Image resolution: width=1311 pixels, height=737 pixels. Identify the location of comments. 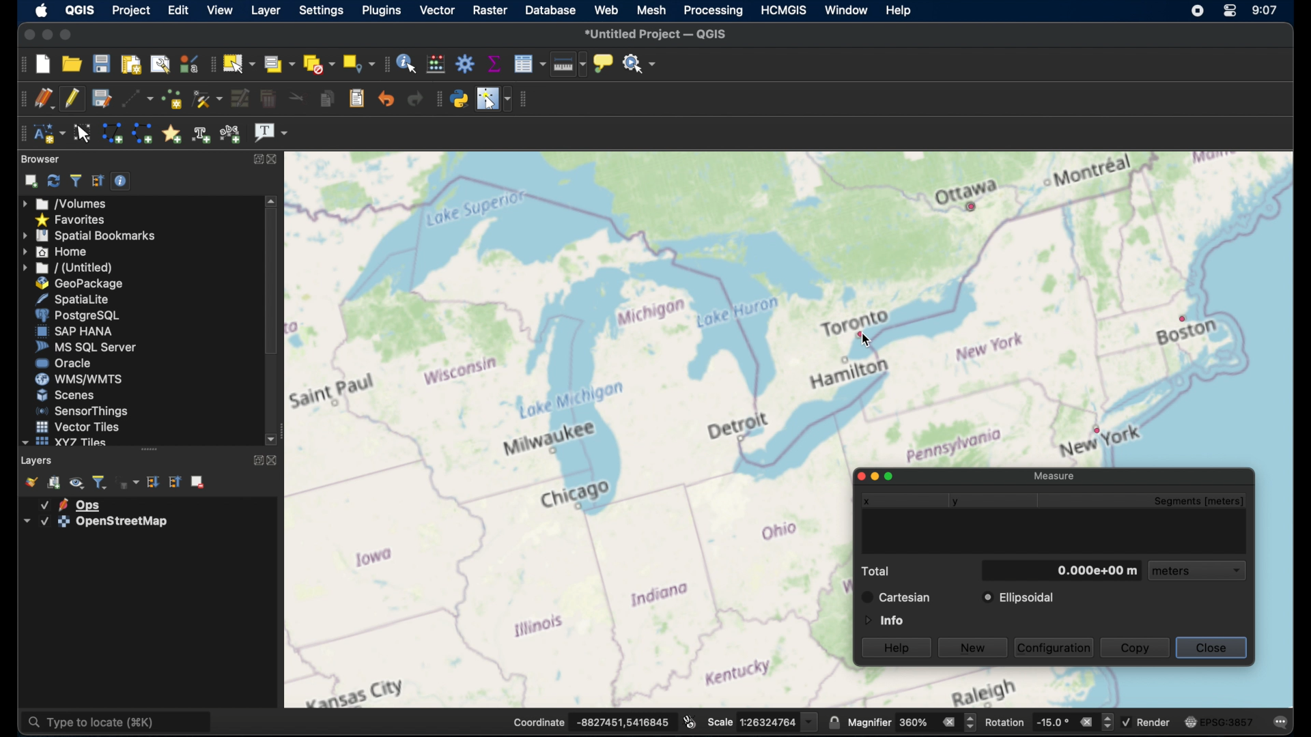
(1282, 721).